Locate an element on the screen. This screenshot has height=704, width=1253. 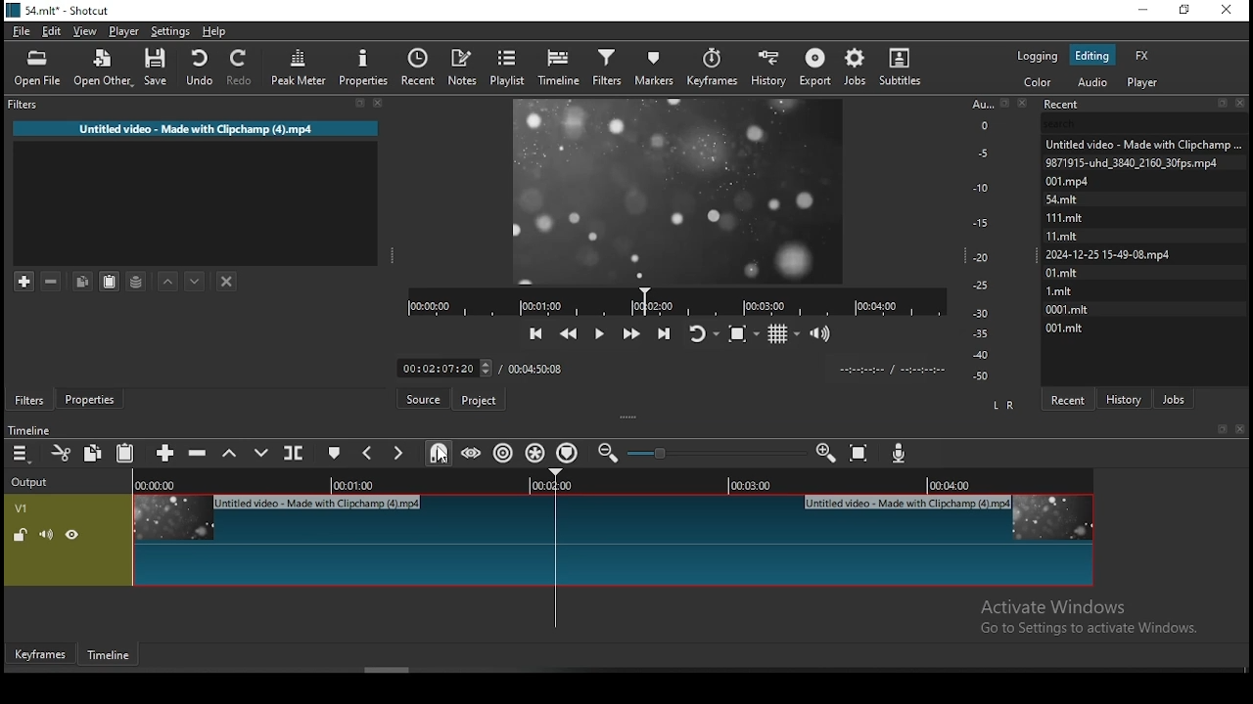
zoom timeline out is located at coordinates (824, 454).